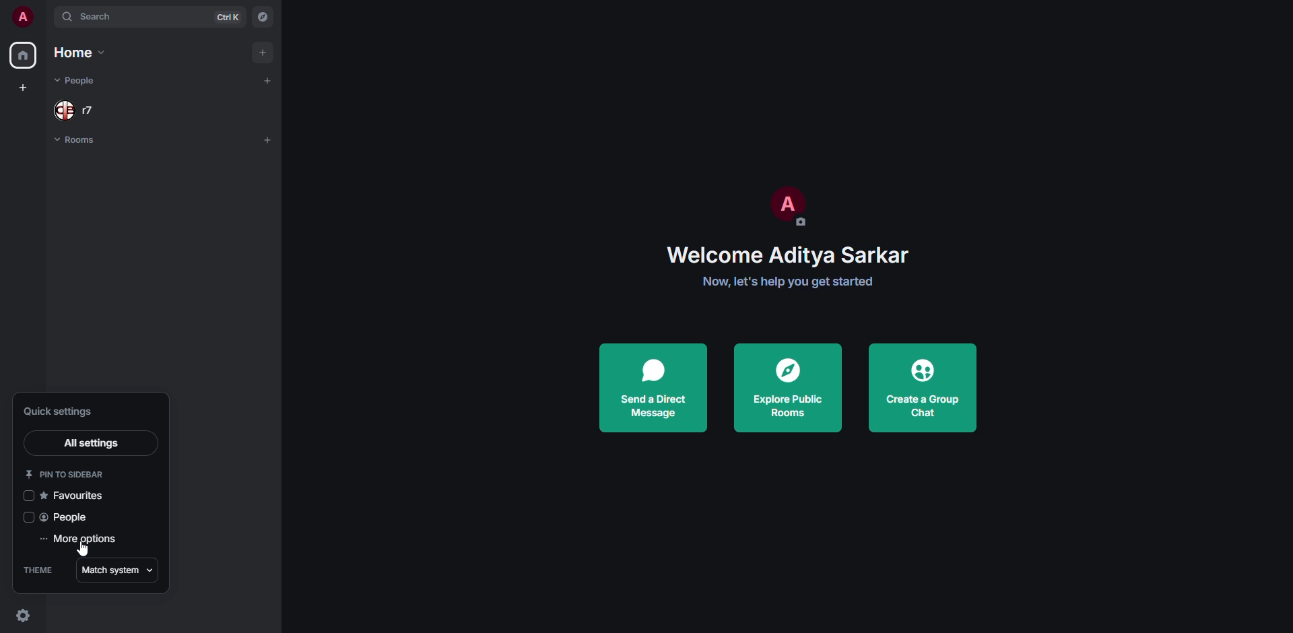 This screenshot has width=1293, height=633. I want to click on search, so click(97, 18).